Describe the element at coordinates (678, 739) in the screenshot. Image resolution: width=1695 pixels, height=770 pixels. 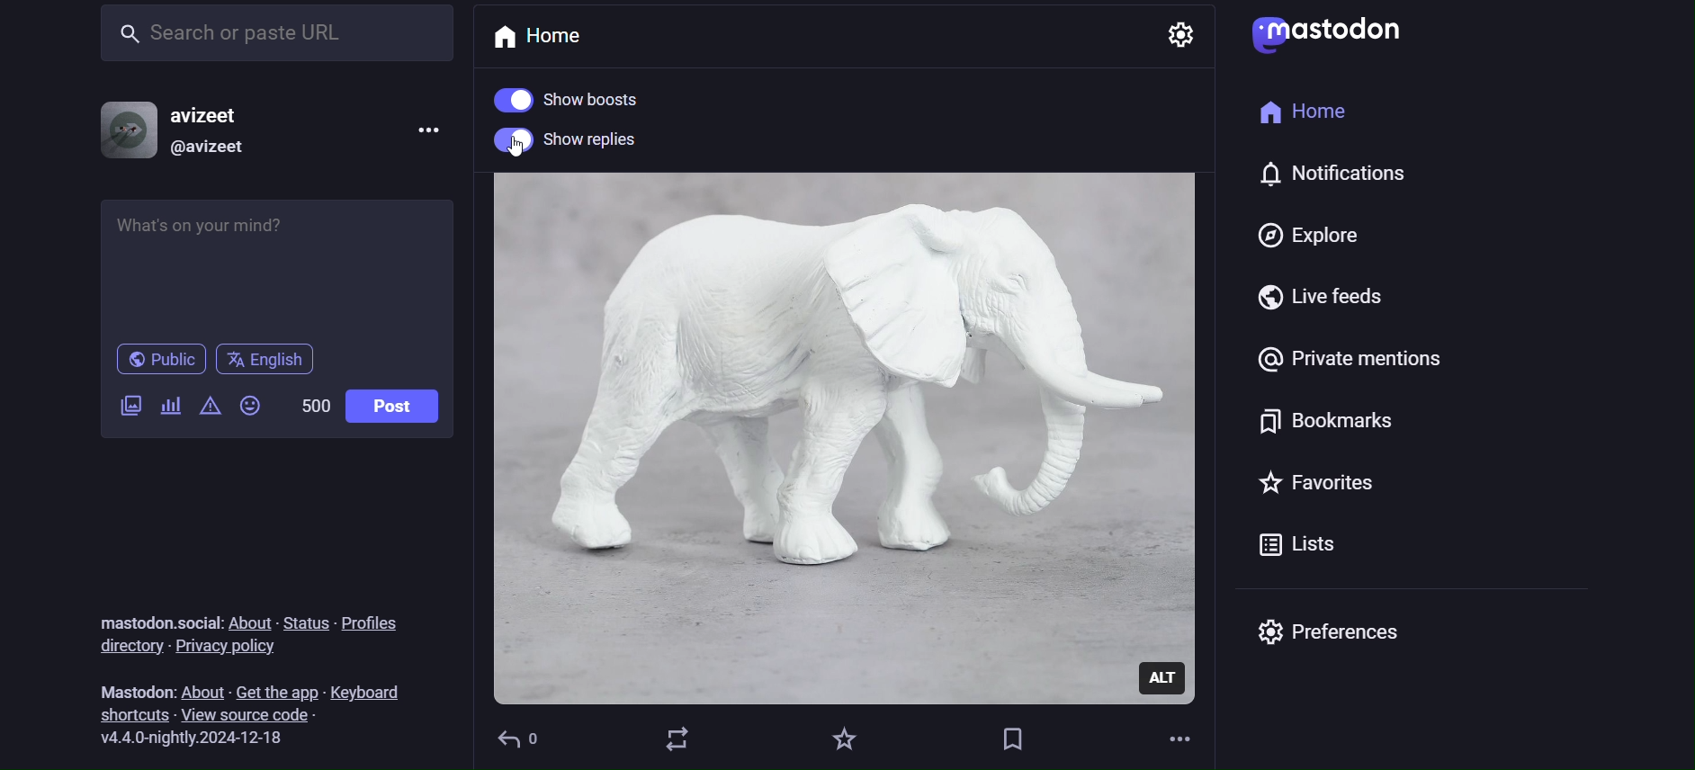
I see `boost` at that location.